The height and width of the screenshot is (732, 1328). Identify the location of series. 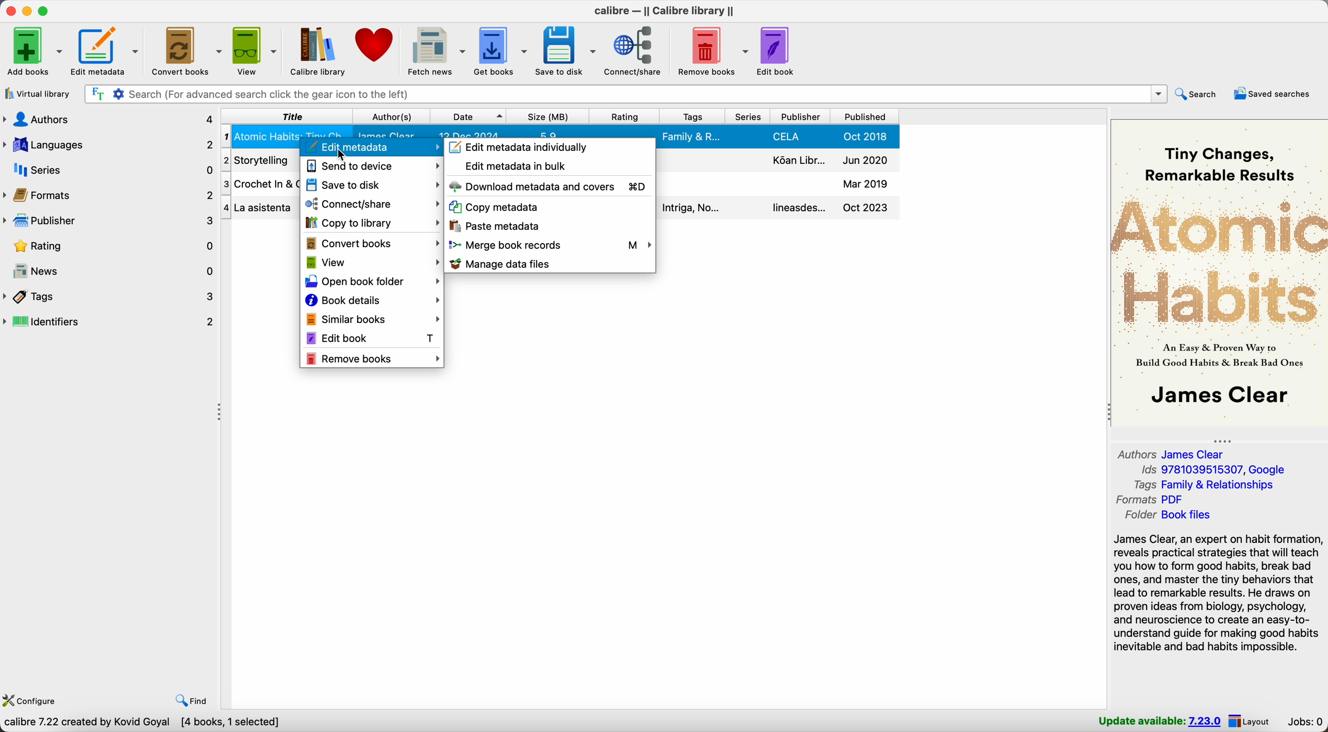
(110, 170).